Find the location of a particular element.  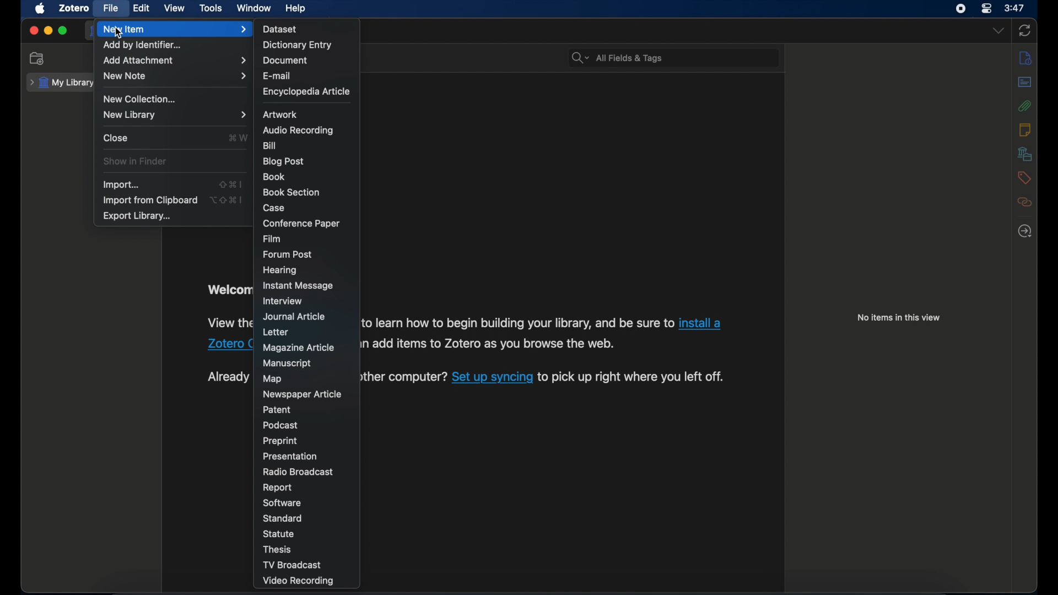

new library is located at coordinates (175, 115).